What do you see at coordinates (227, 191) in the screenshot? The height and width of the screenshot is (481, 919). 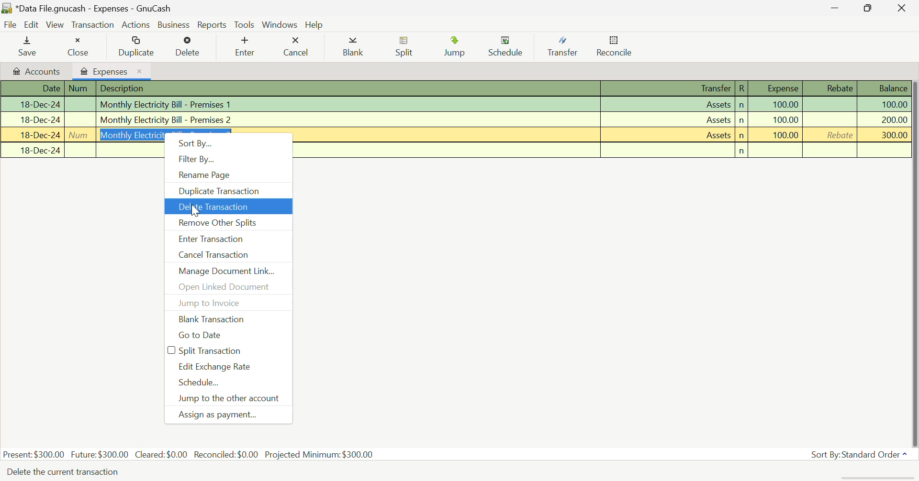 I see `Duplicate Transaction` at bounding box center [227, 191].